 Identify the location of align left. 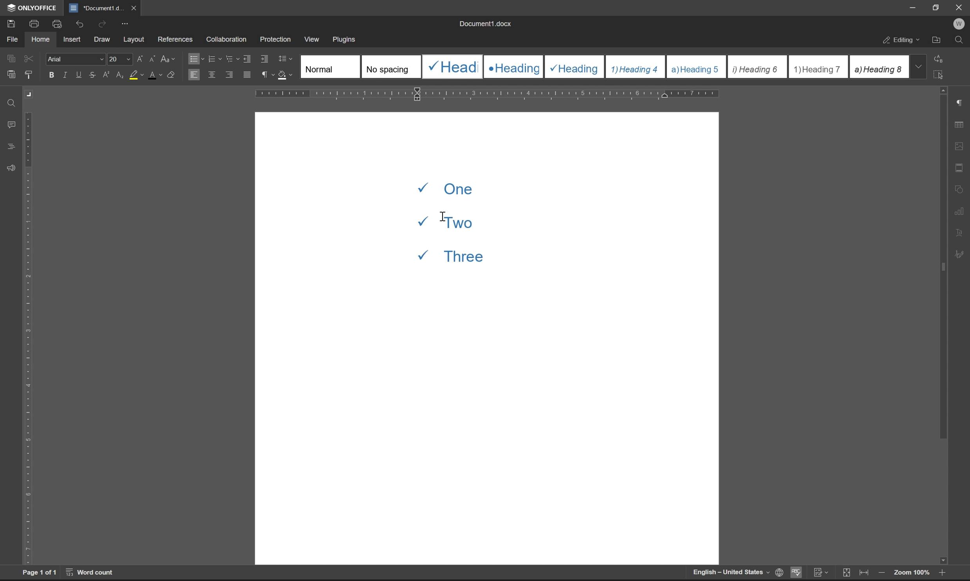
(193, 74).